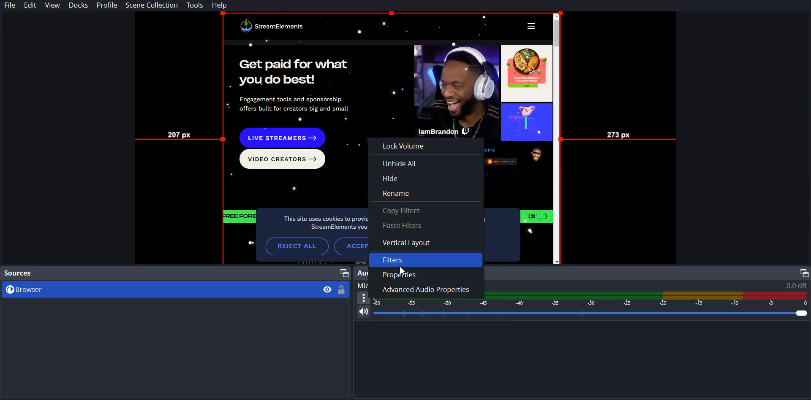  I want to click on Properties, so click(426, 275).